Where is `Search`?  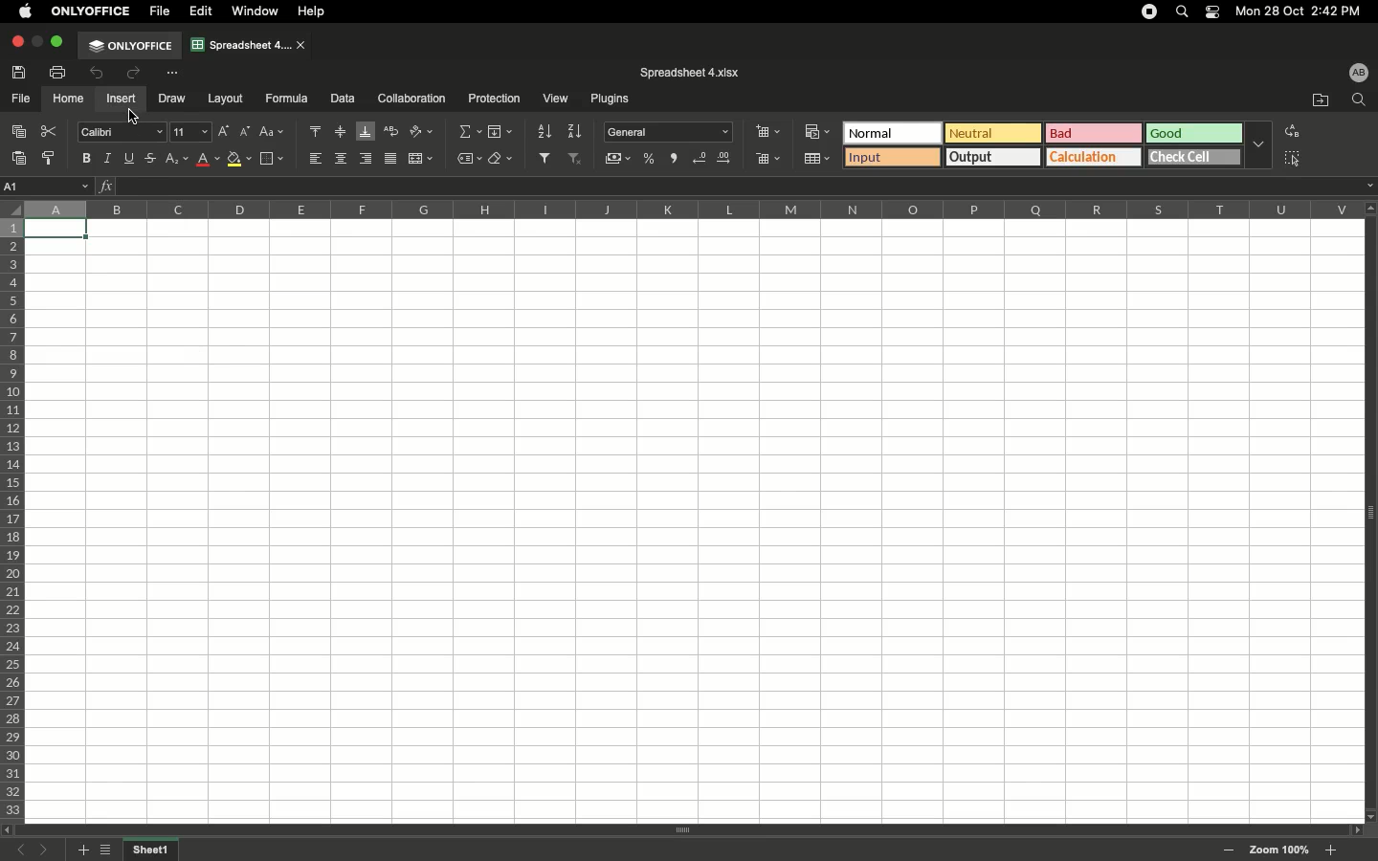 Search is located at coordinates (1185, 11).